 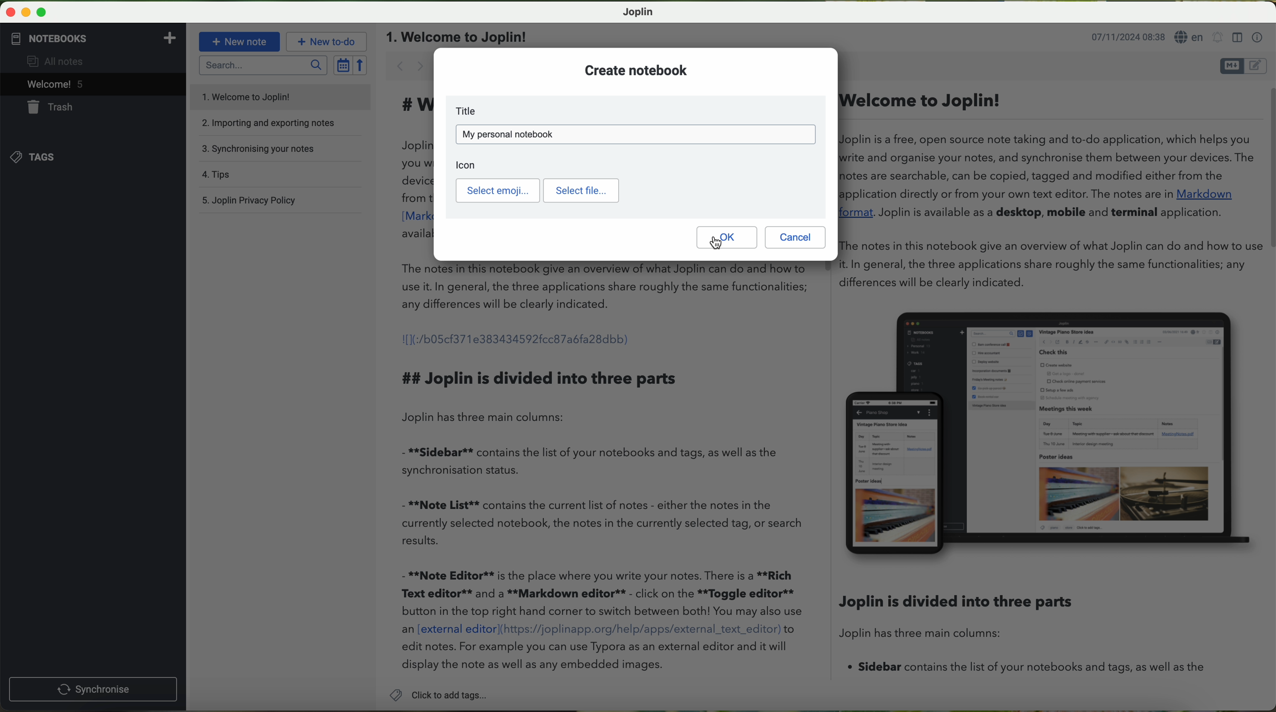 What do you see at coordinates (251, 200) in the screenshot?
I see `Joplin privacy policy` at bounding box center [251, 200].